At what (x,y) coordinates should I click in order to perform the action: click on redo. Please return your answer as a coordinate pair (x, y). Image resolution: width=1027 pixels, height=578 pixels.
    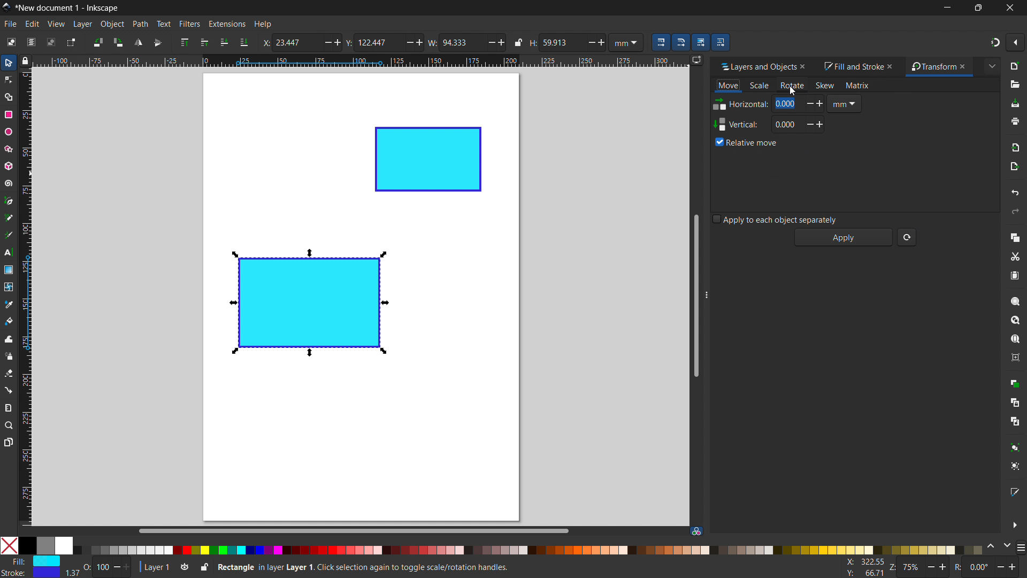
    Looking at the image, I should click on (1015, 211).